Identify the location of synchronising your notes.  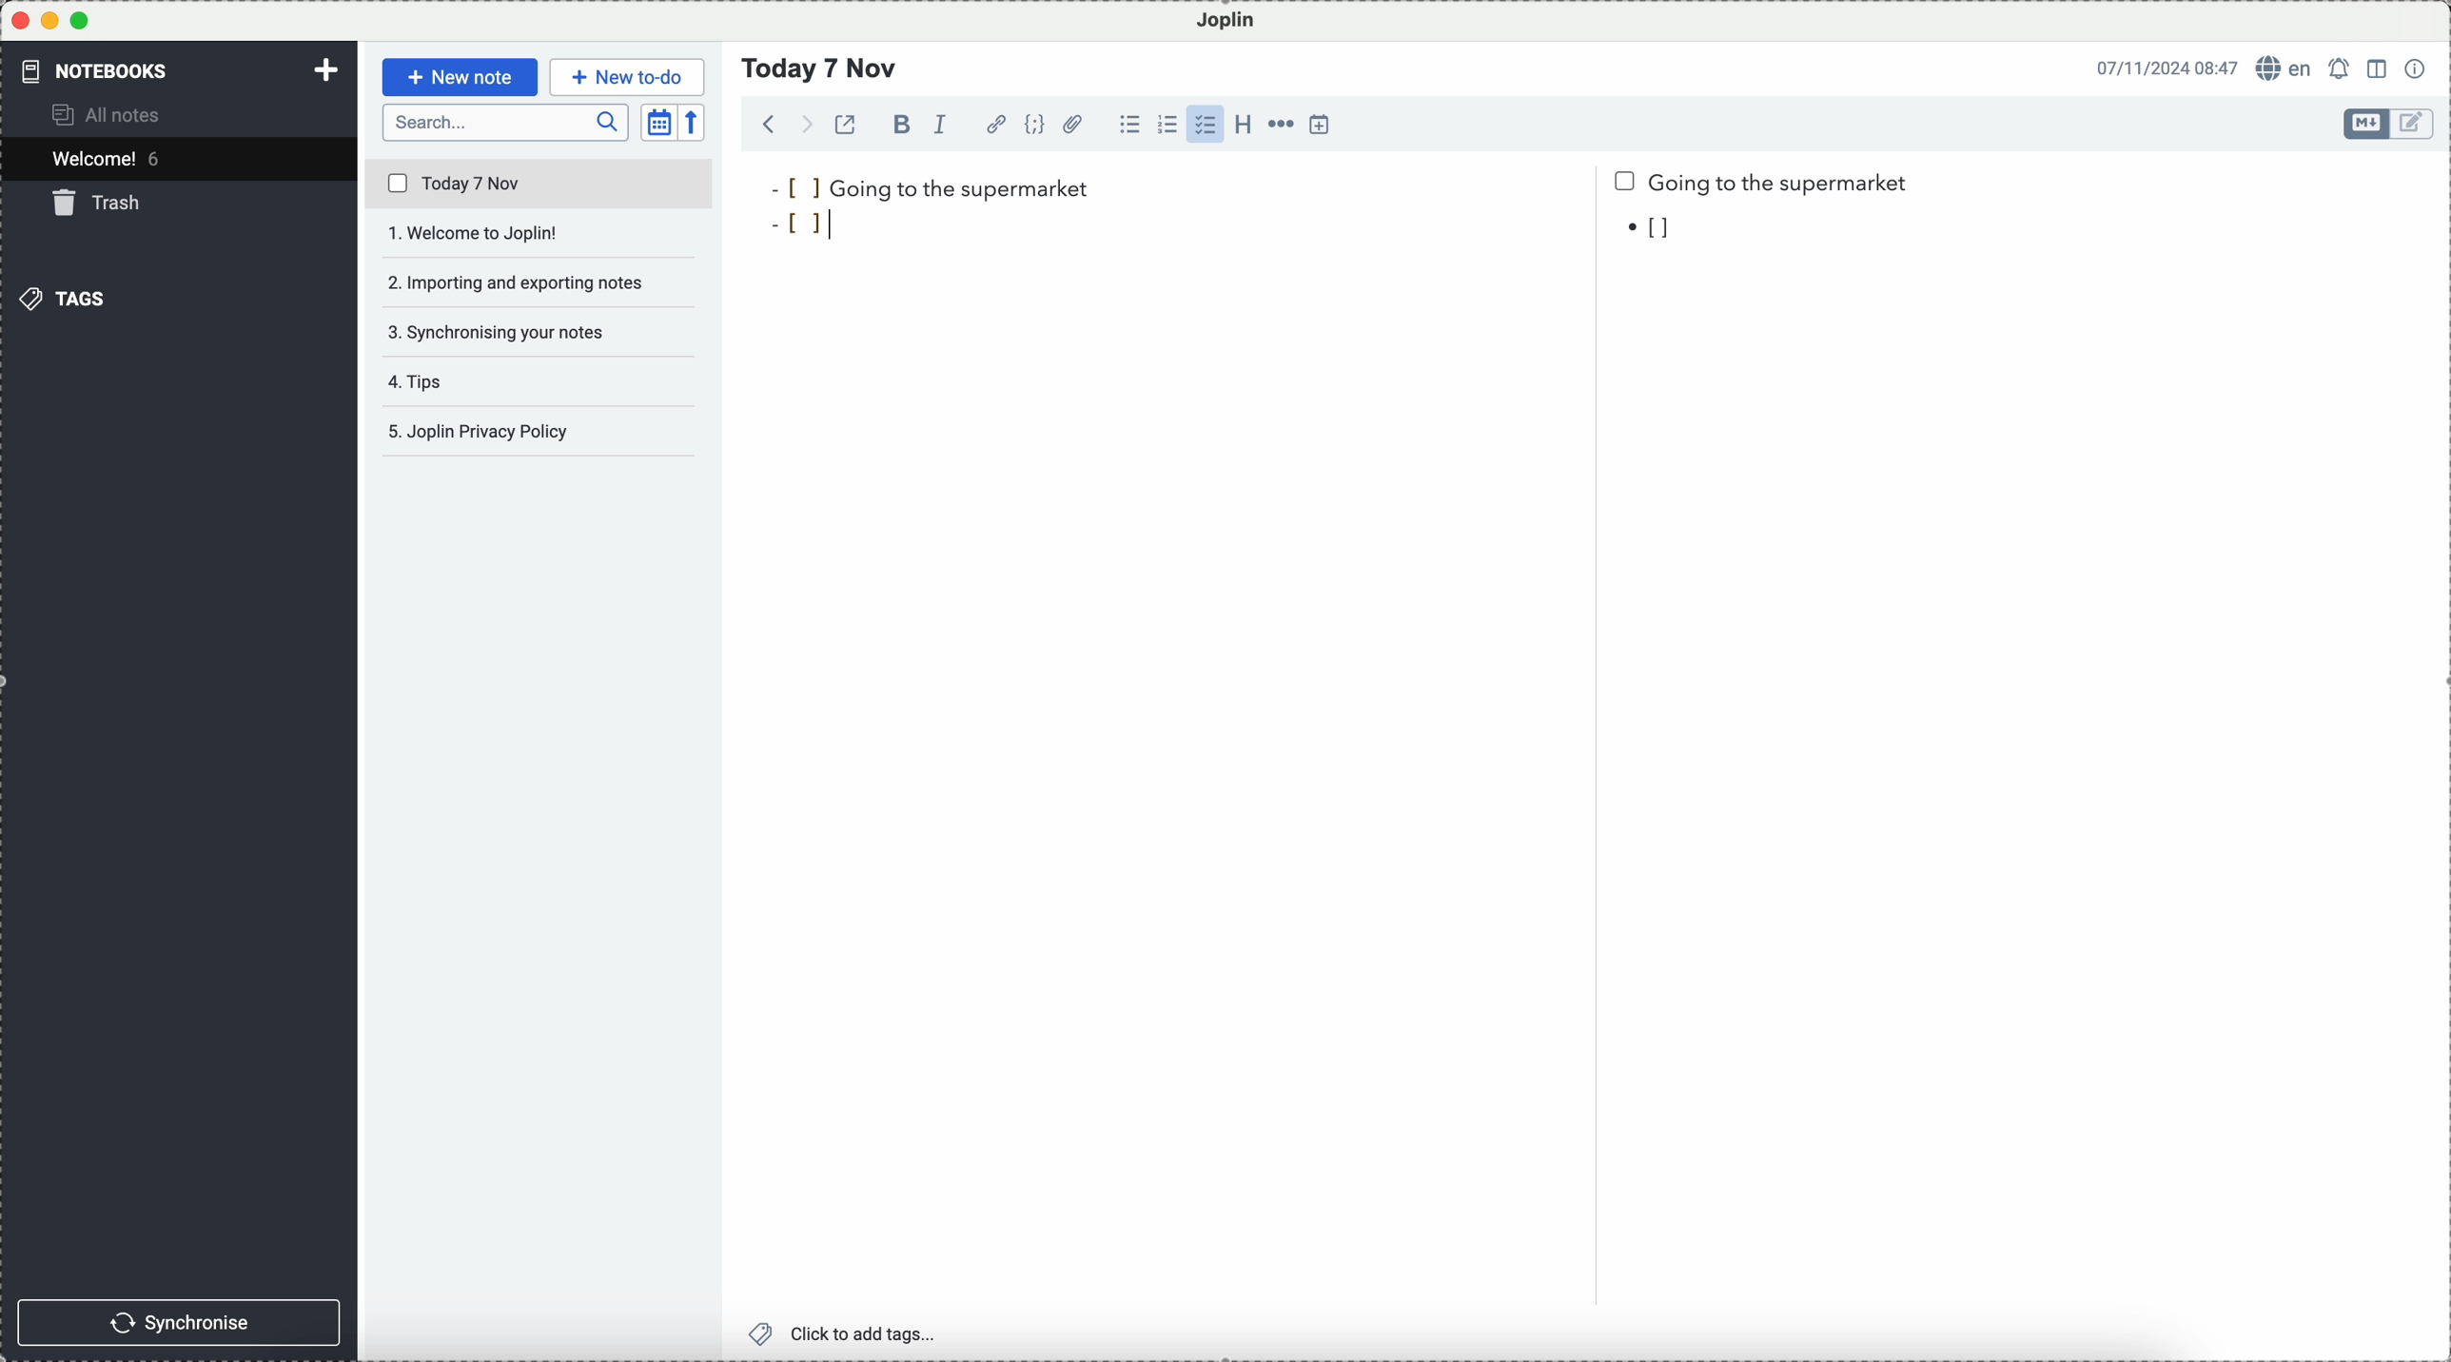
(540, 335).